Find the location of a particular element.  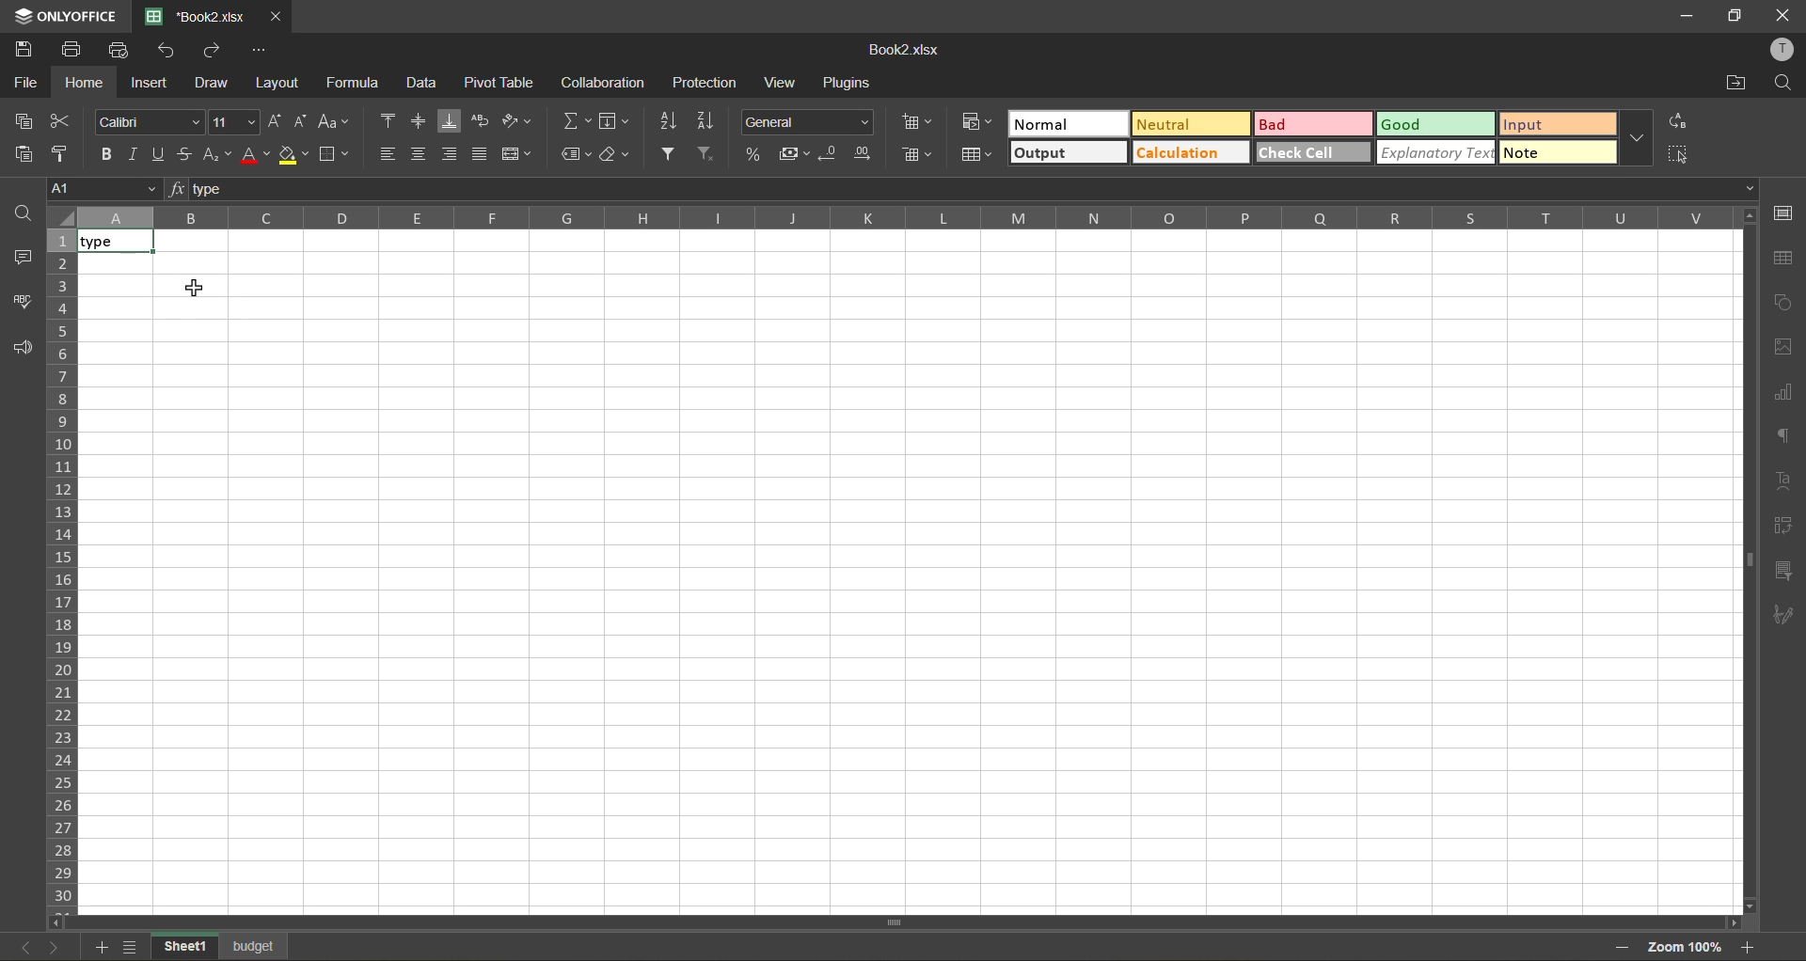

strikethrough is located at coordinates (191, 155).